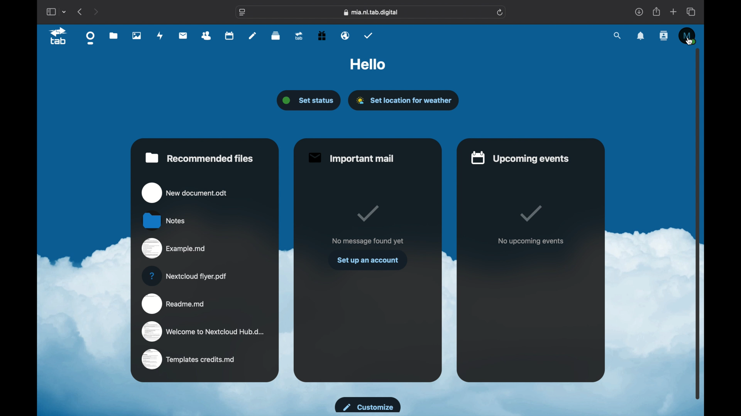  Describe the element at coordinates (91, 38) in the screenshot. I see `dashboard` at that location.